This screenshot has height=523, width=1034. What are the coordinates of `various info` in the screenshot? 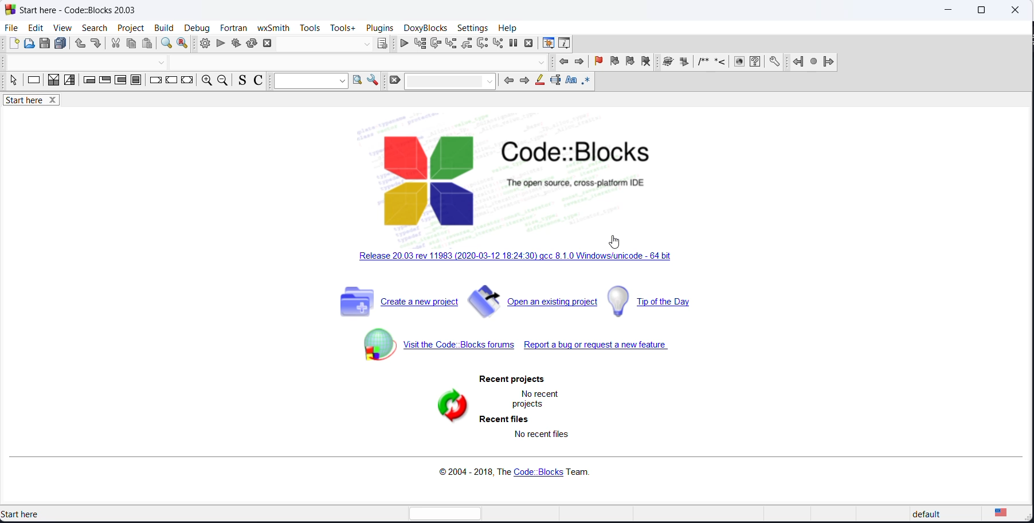 It's located at (566, 44).